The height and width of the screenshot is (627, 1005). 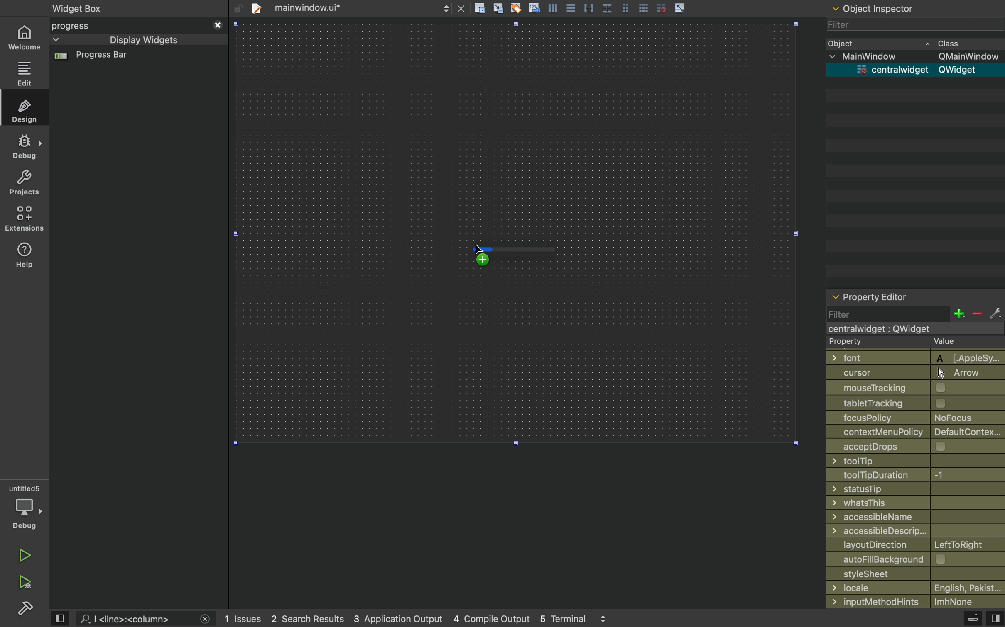 I want to click on centrawidget, so click(x=911, y=328).